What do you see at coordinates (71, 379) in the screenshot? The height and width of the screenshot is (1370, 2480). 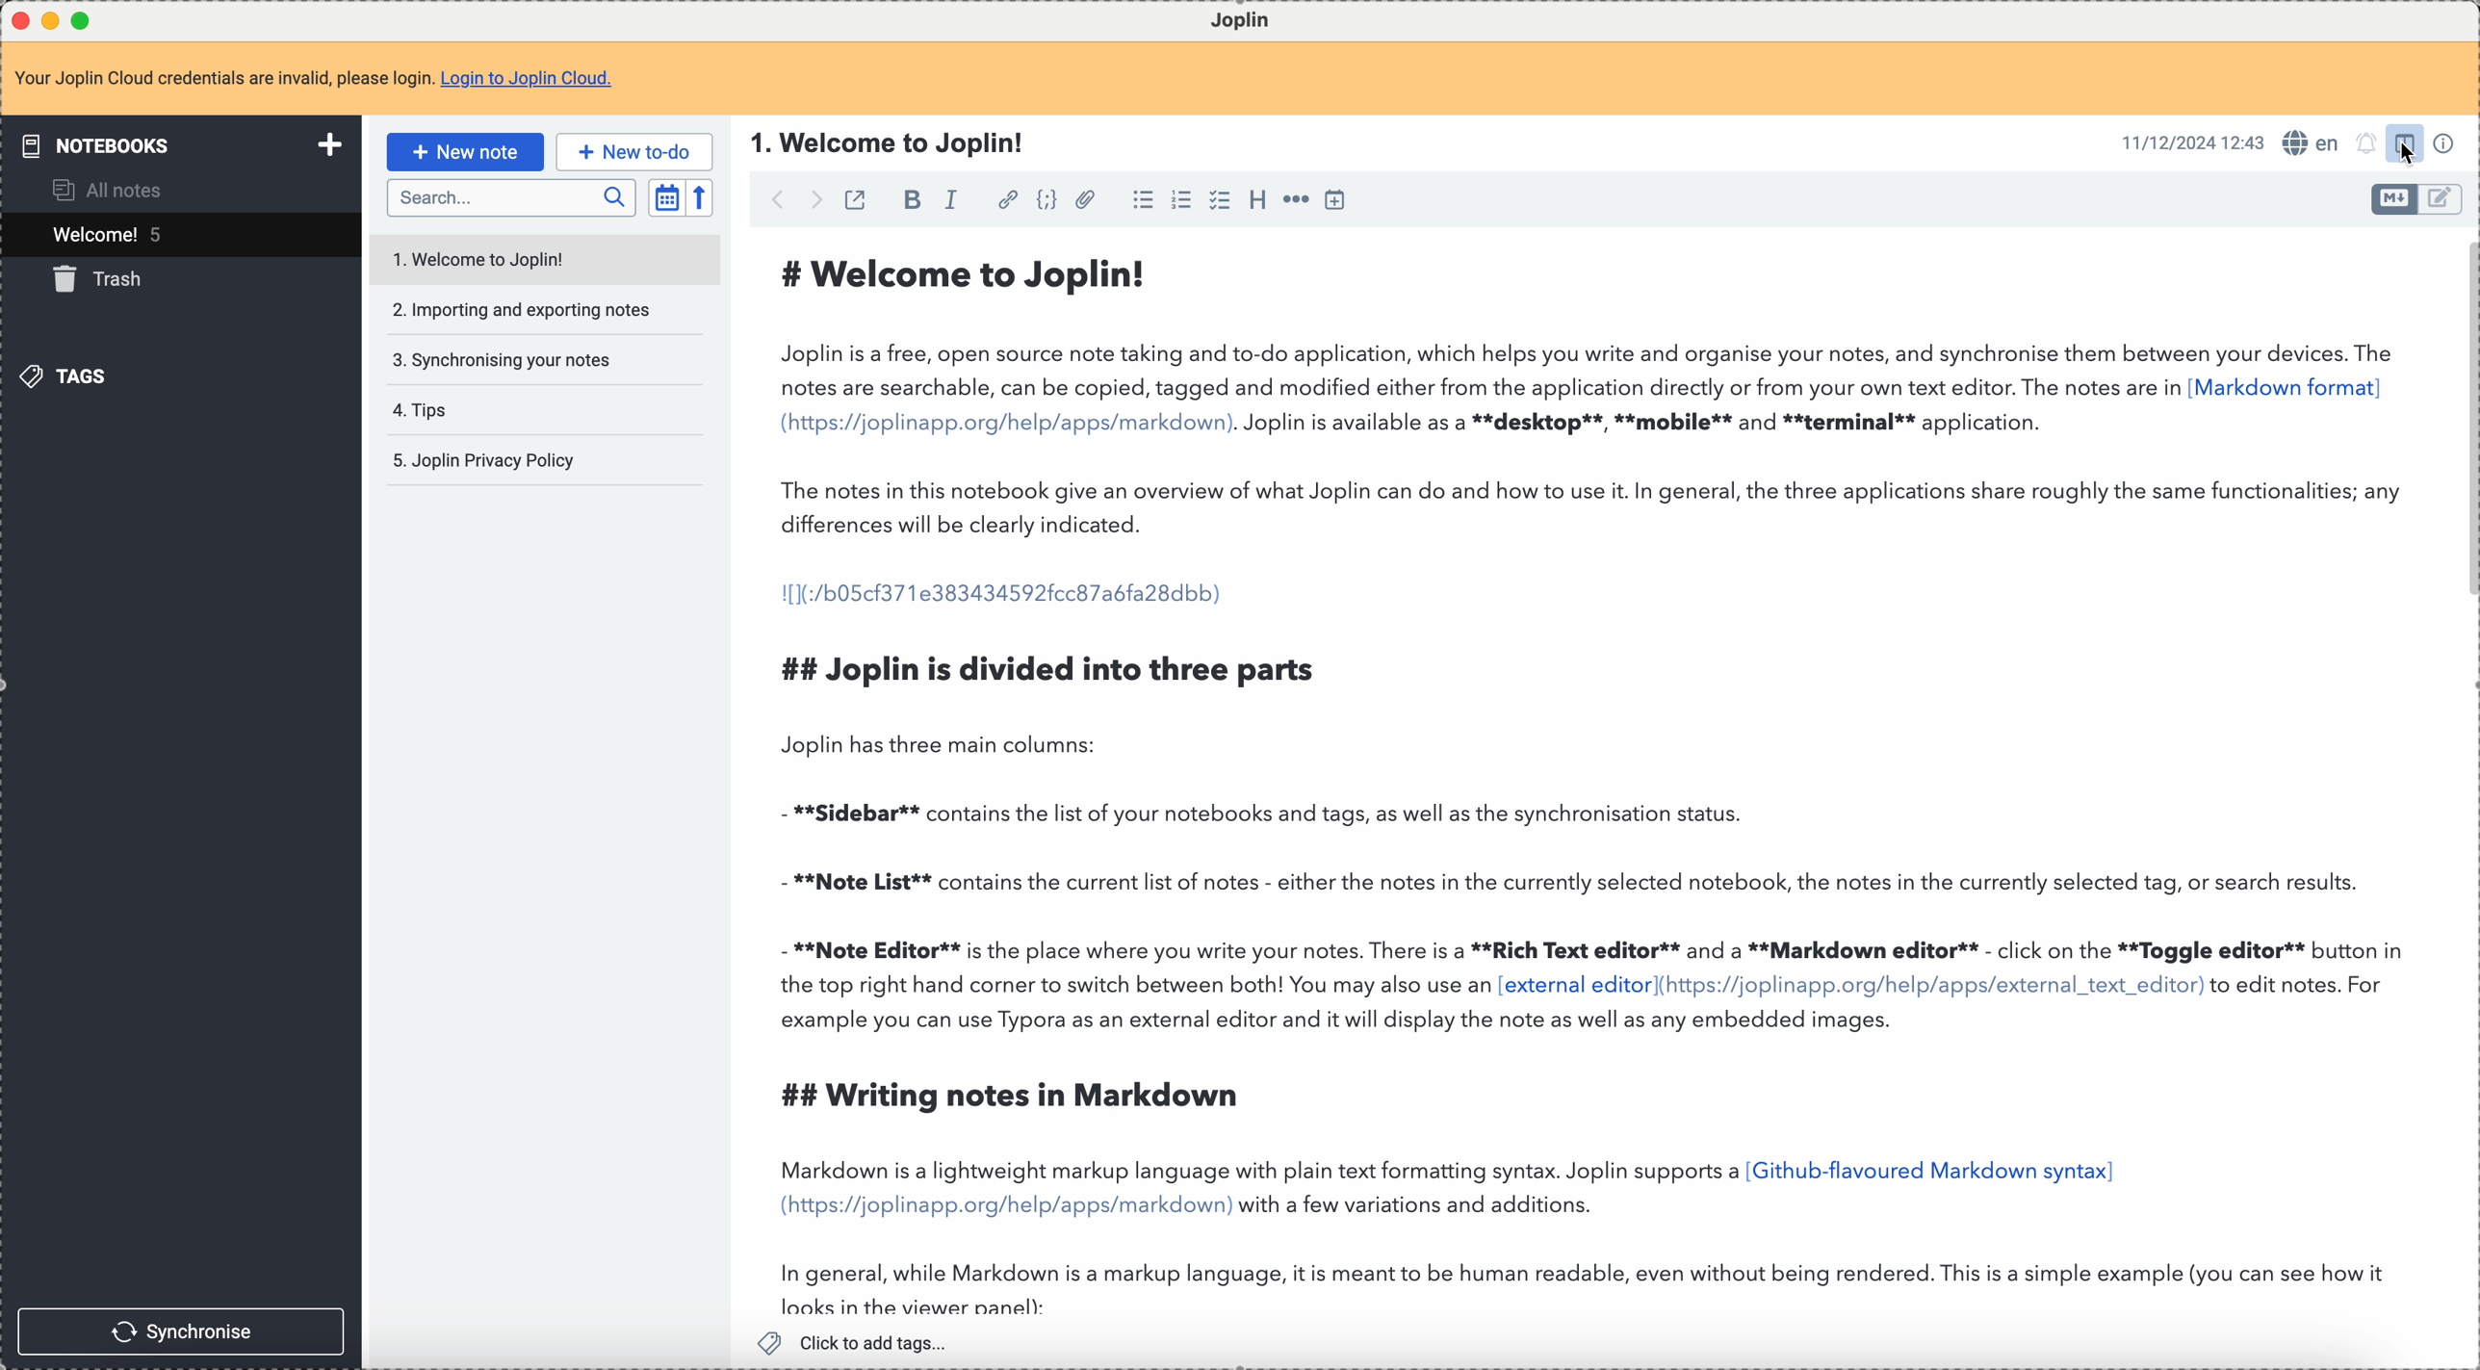 I see `tags` at bounding box center [71, 379].